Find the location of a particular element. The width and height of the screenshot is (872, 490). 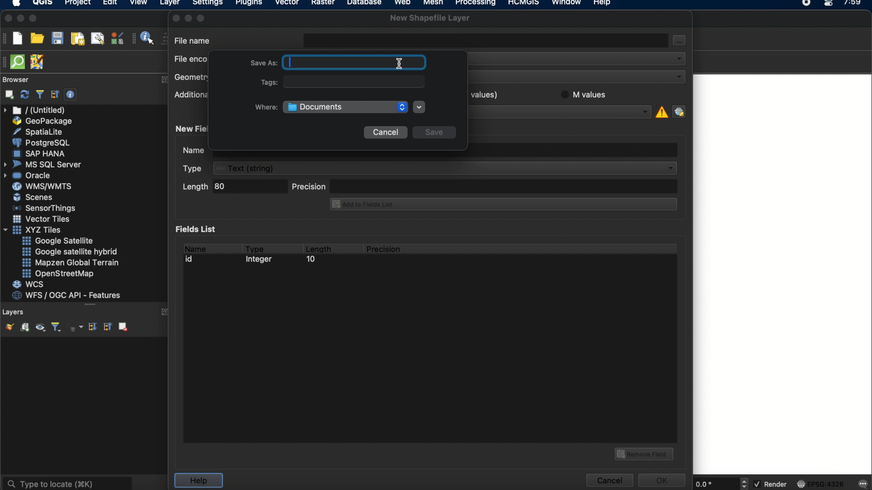

tags is located at coordinates (342, 83).